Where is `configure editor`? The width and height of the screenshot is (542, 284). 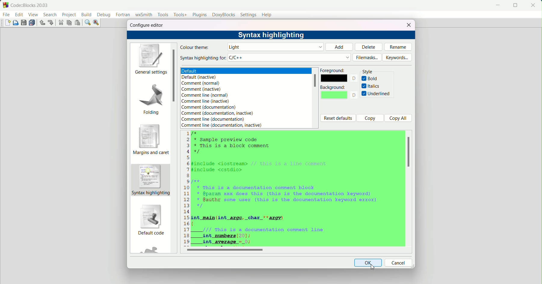 configure editor is located at coordinates (147, 26).